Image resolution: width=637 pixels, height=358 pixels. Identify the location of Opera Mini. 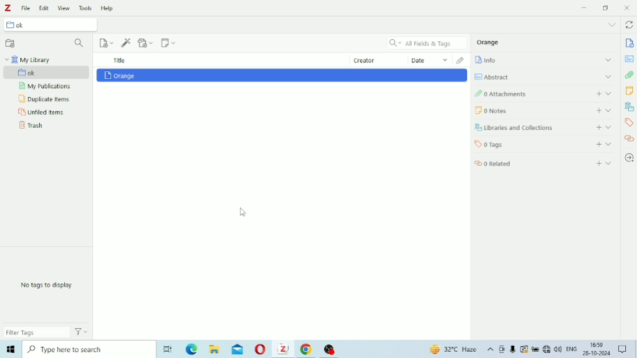
(261, 350).